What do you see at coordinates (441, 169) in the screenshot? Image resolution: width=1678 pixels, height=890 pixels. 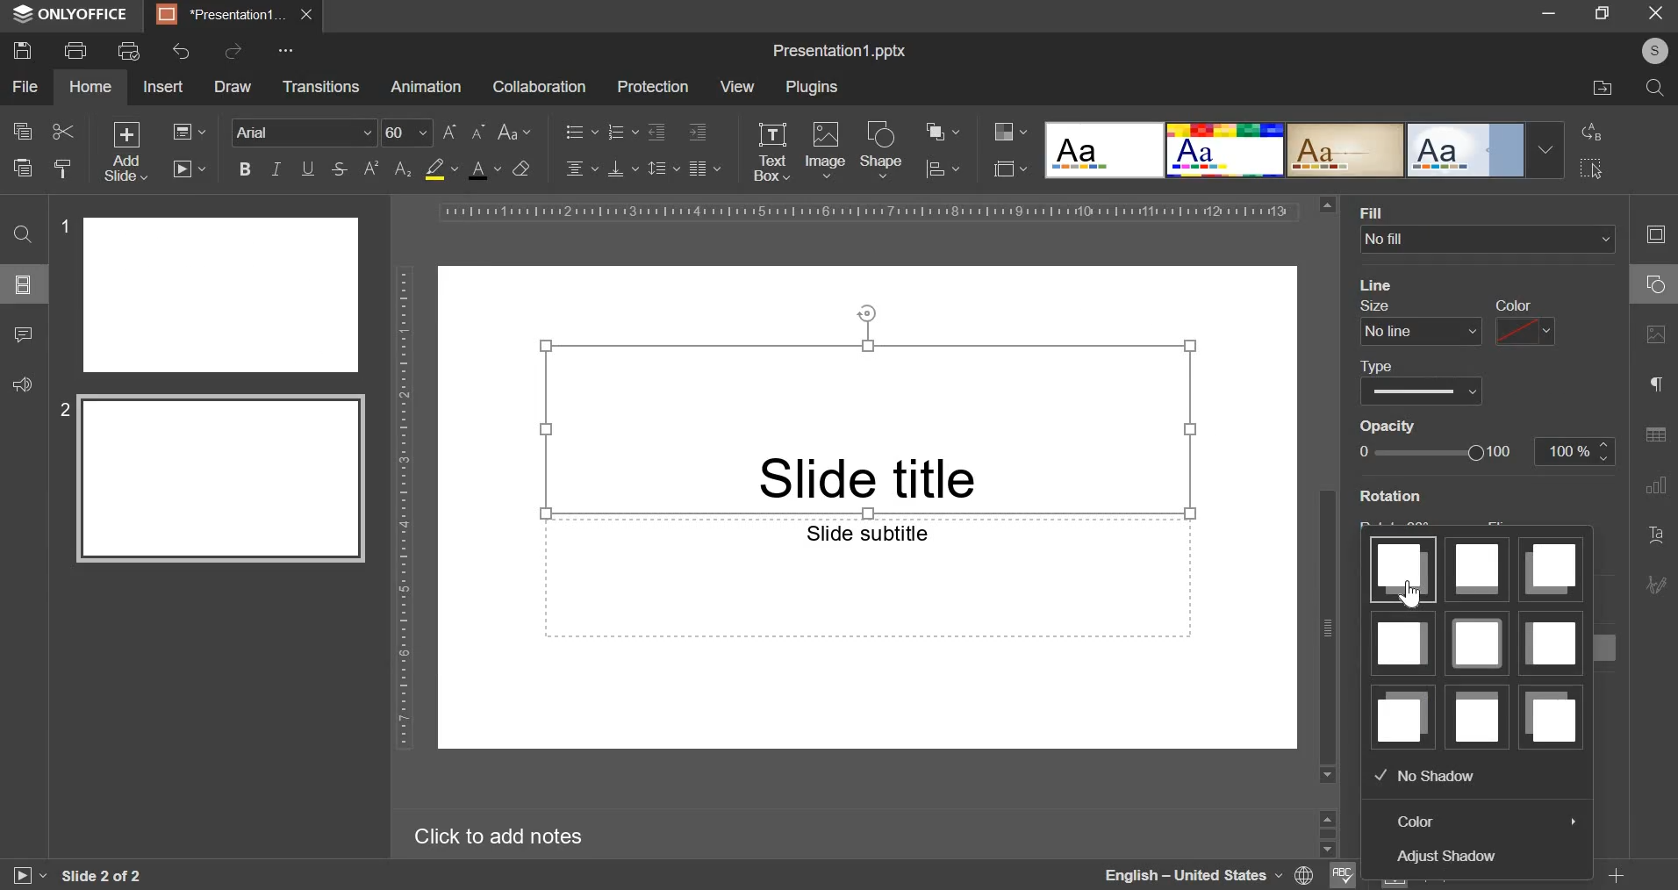 I see `fill color` at bounding box center [441, 169].